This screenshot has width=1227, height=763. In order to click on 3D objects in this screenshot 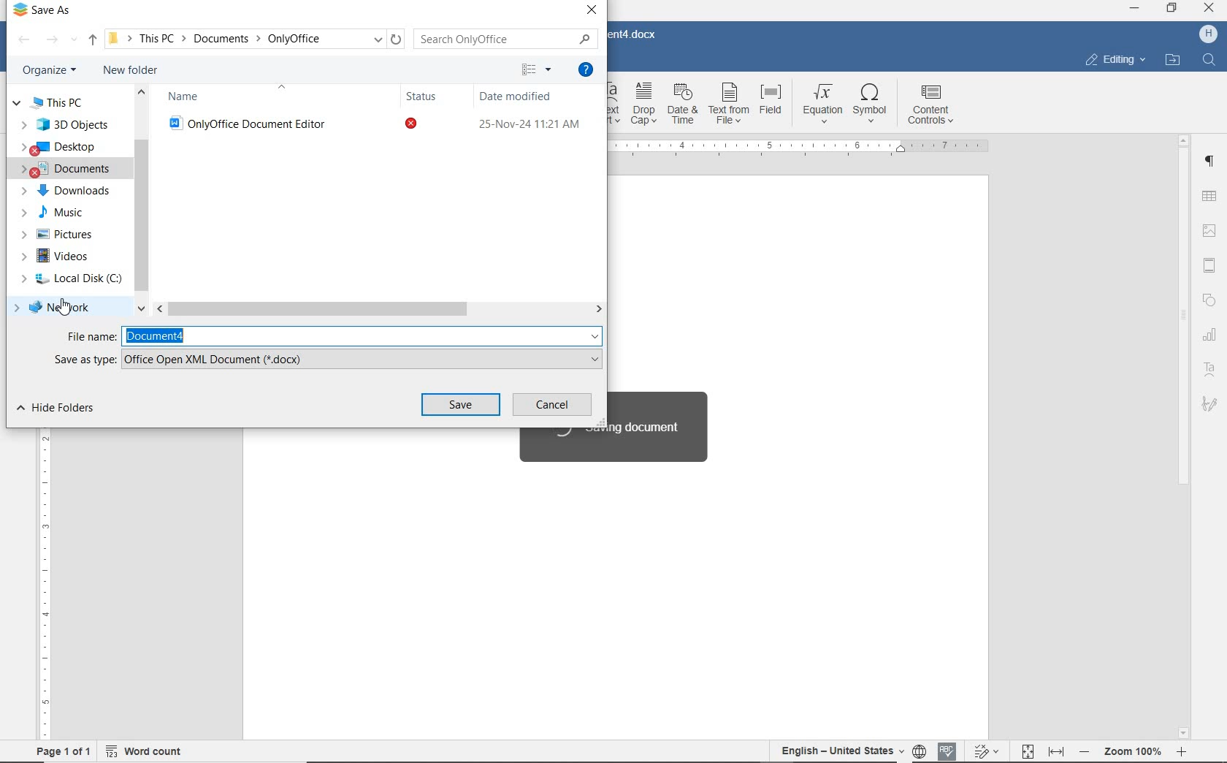, I will do `click(62, 125)`.